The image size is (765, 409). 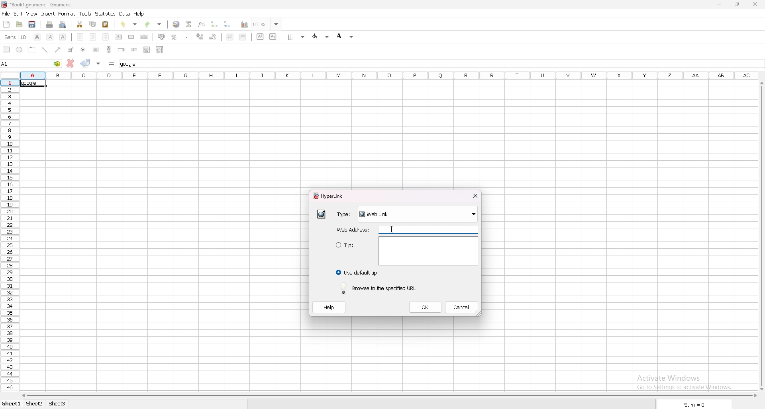 I want to click on webaddress, so click(x=354, y=229).